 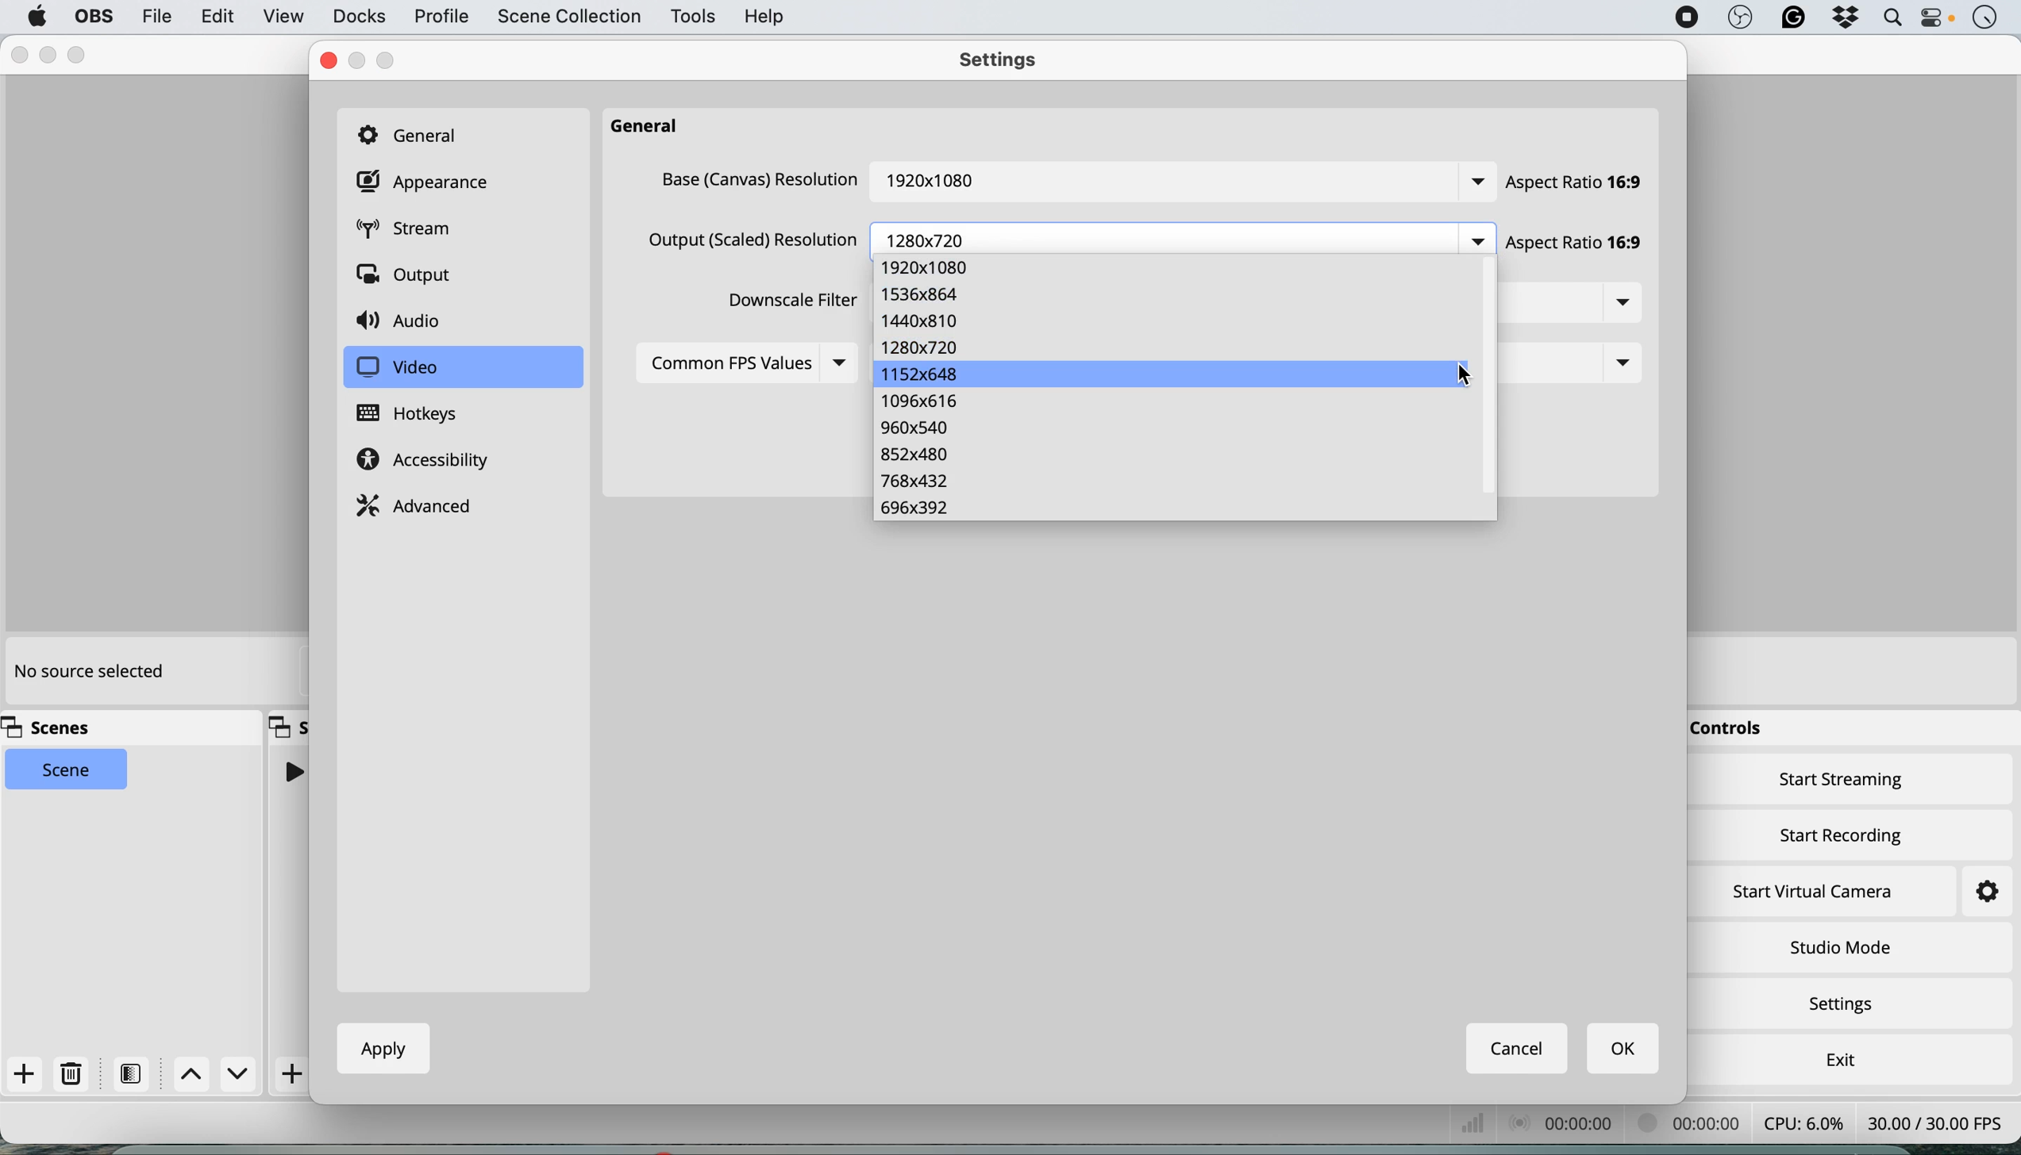 I want to click on Add Scene , so click(x=294, y=1074).